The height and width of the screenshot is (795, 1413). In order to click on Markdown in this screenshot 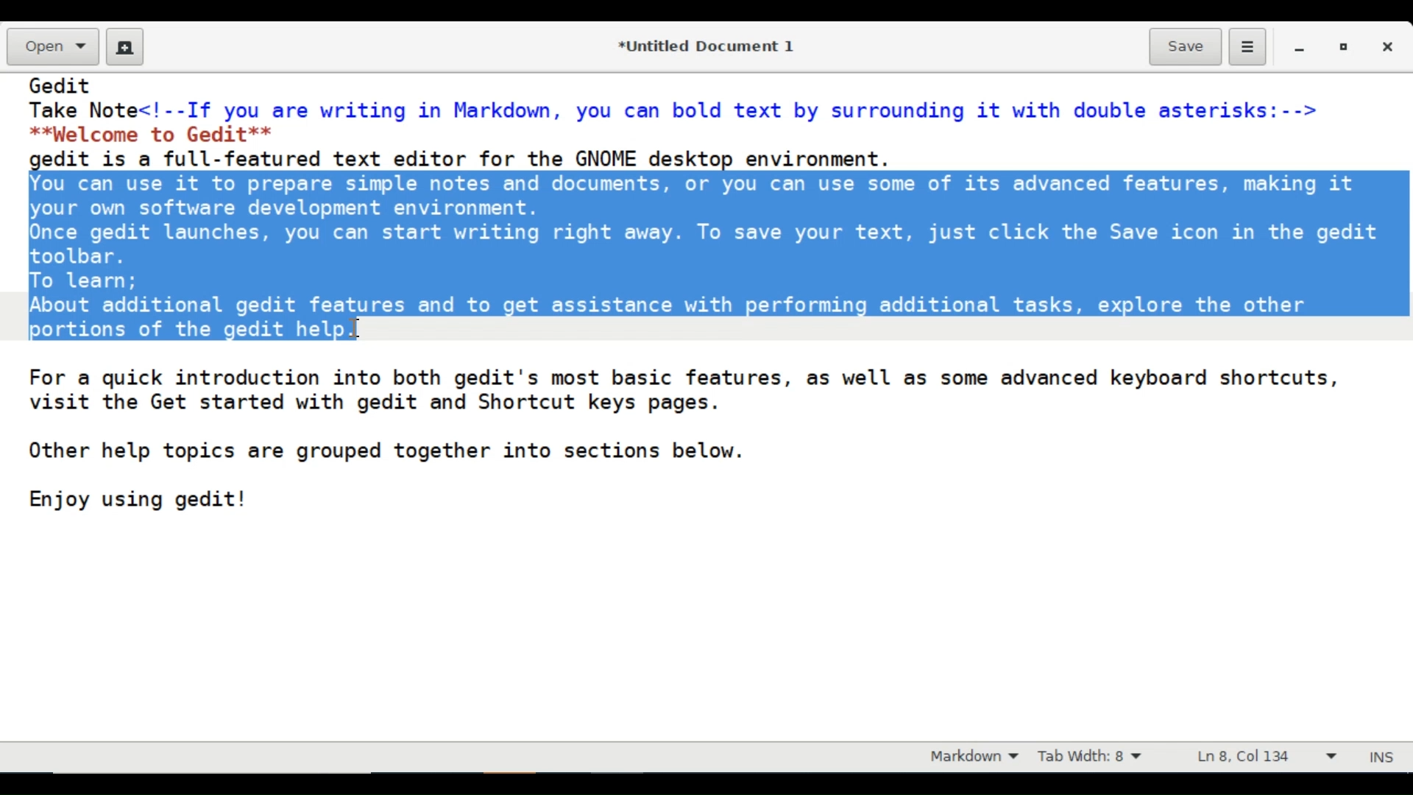, I will do `click(970, 757)`.